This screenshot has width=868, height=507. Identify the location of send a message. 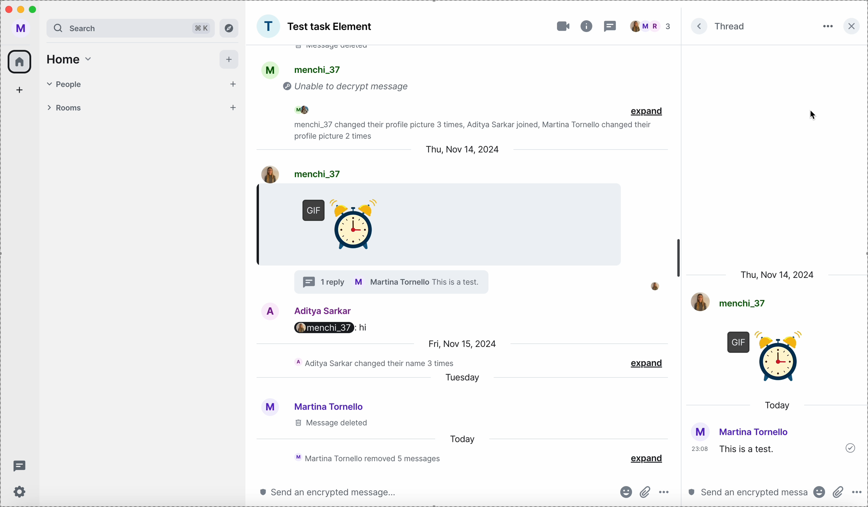
(328, 492).